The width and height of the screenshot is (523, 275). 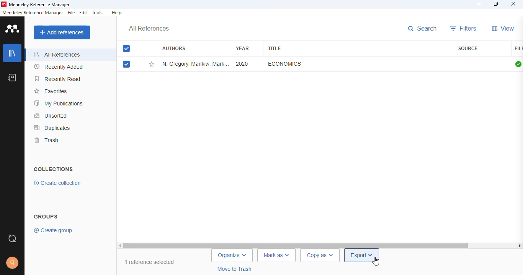 I want to click on organize, so click(x=232, y=255).